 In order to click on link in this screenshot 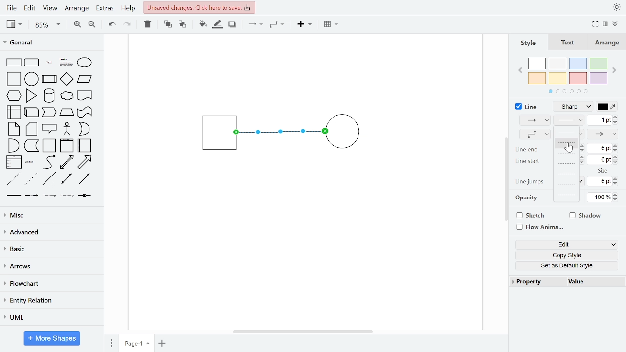, I will do `click(13, 196)`.